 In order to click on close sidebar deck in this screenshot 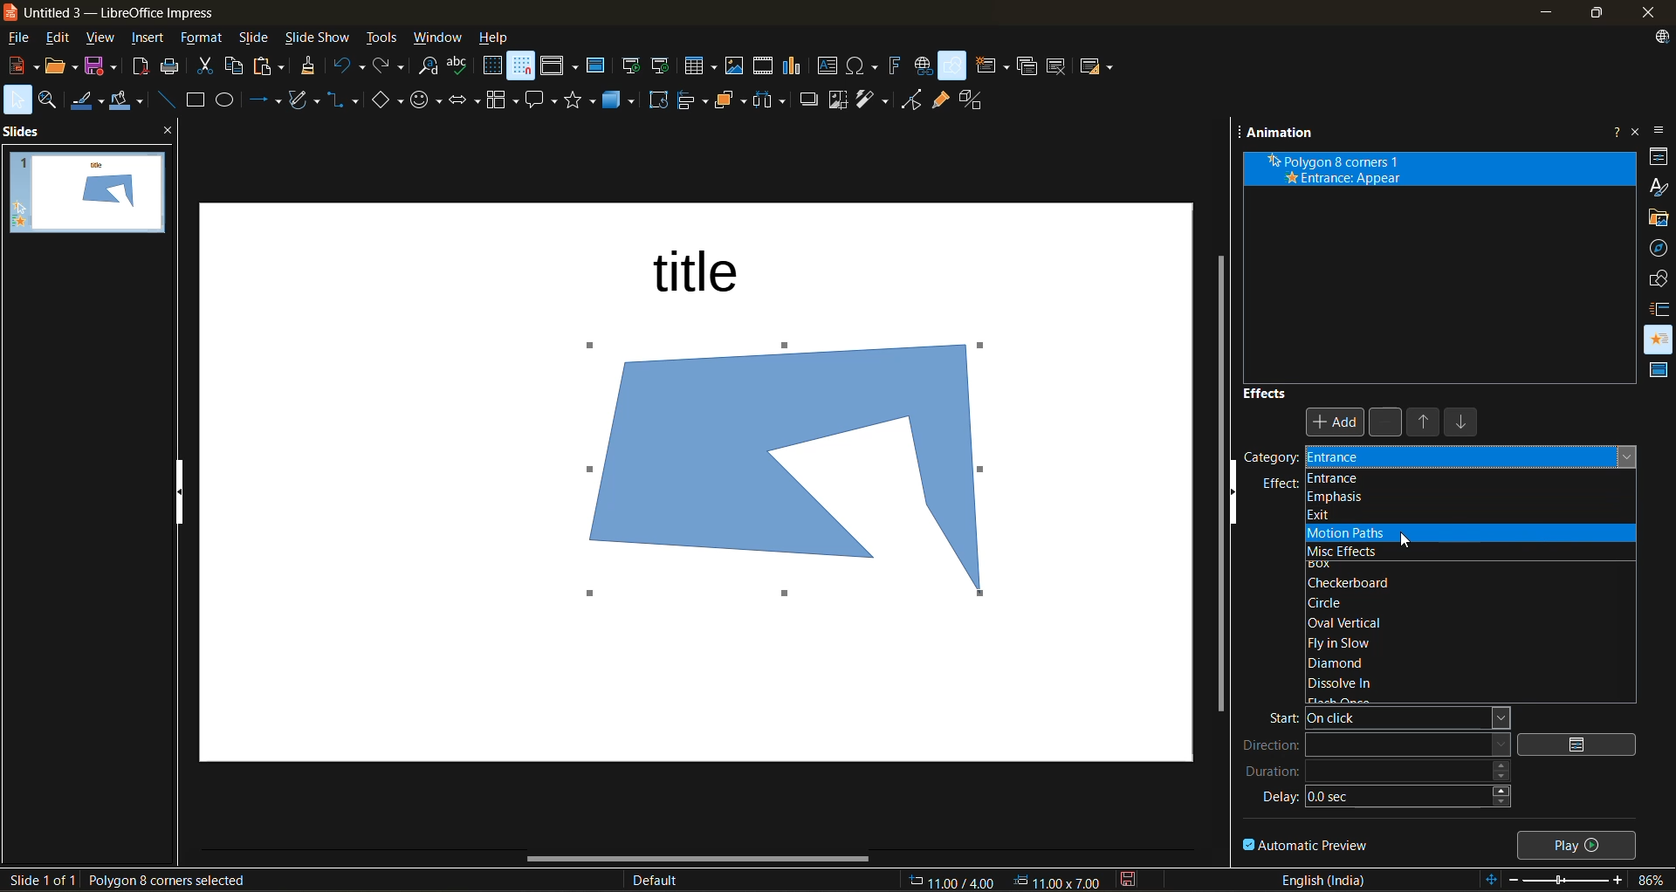, I will do `click(1638, 129)`.